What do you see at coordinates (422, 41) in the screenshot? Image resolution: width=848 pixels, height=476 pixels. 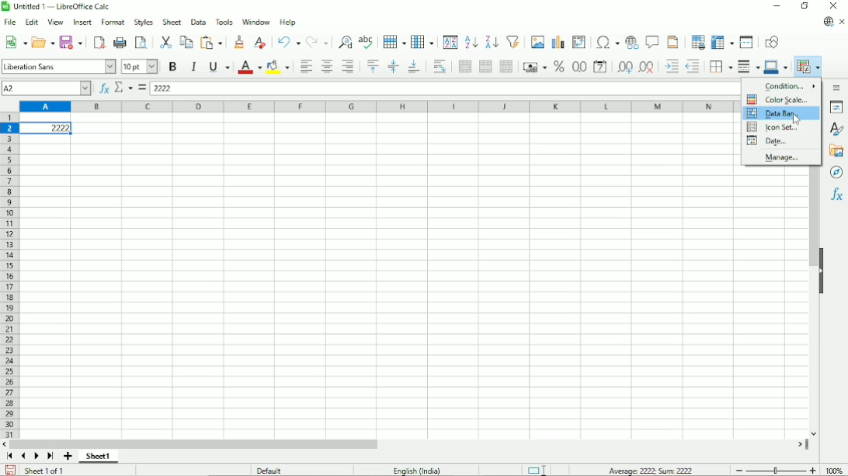 I see `Column` at bounding box center [422, 41].